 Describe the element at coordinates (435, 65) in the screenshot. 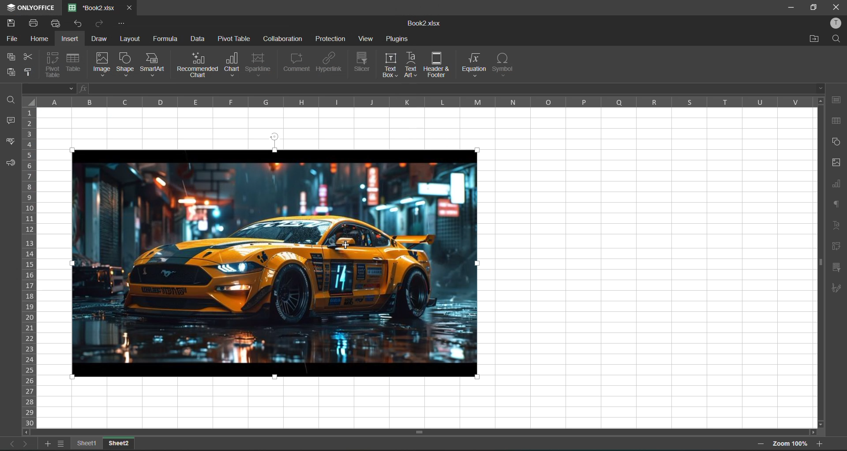

I see `header and footer` at that location.